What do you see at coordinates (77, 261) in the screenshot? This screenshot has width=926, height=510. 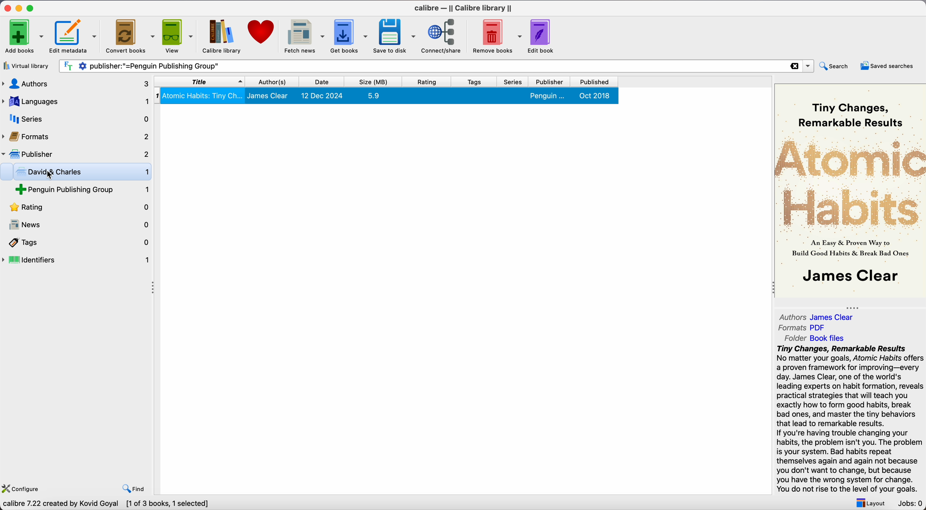 I see `identifiers` at bounding box center [77, 261].